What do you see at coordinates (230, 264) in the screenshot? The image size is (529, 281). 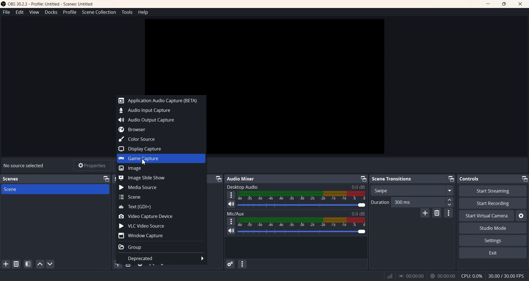 I see `Advanced Audio properties` at bounding box center [230, 264].